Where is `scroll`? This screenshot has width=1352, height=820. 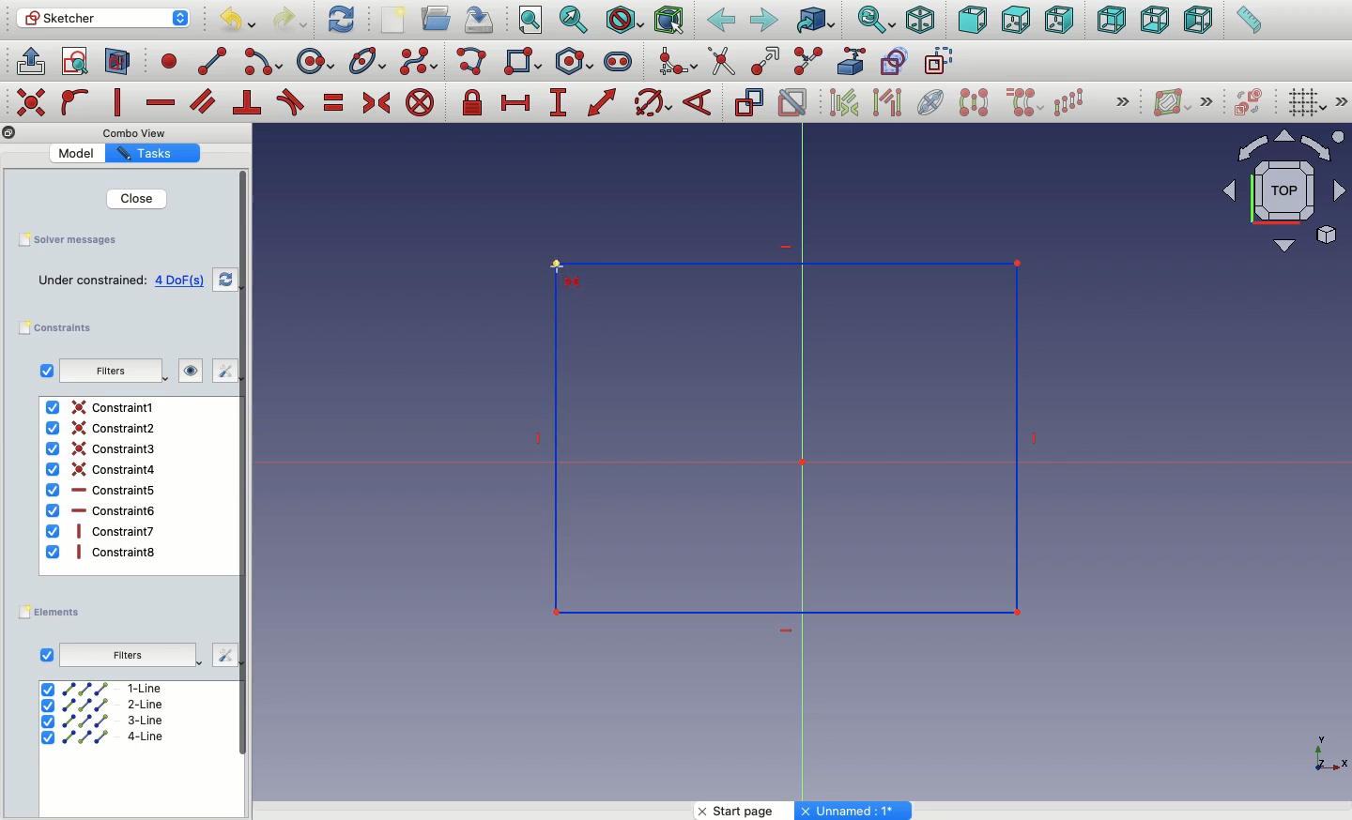 scroll is located at coordinates (245, 493).